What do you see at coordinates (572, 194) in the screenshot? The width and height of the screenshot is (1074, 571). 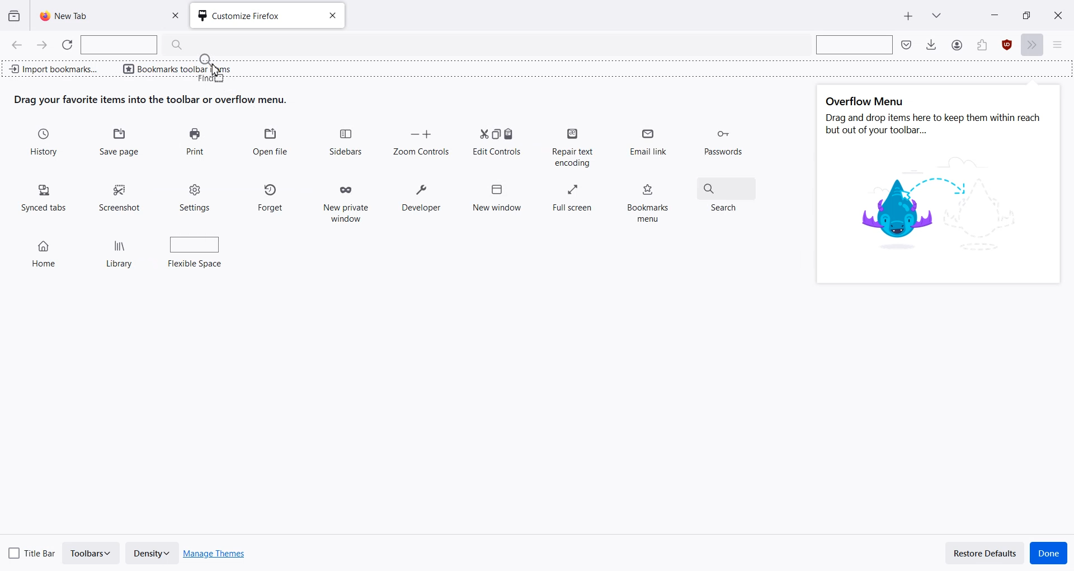 I see `Full screen` at bounding box center [572, 194].